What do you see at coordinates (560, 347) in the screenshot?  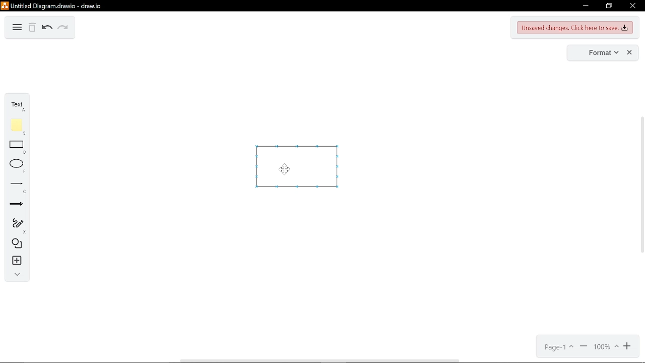 I see `page` at bounding box center [560, 347].